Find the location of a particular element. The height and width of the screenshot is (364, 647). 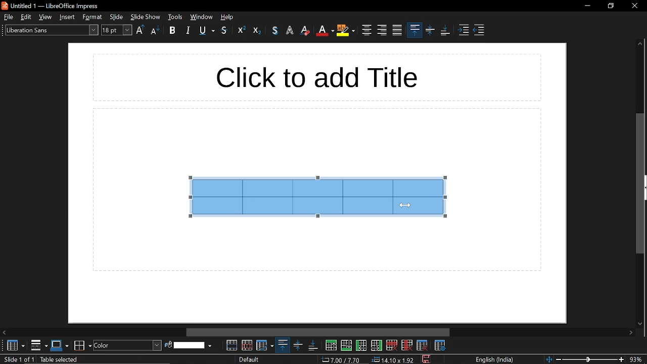

font size is located at coordinates (117, 30).